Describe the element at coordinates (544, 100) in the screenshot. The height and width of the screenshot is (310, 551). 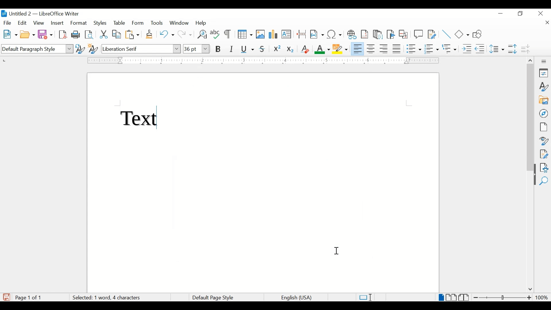
I see `gallery` at that location.